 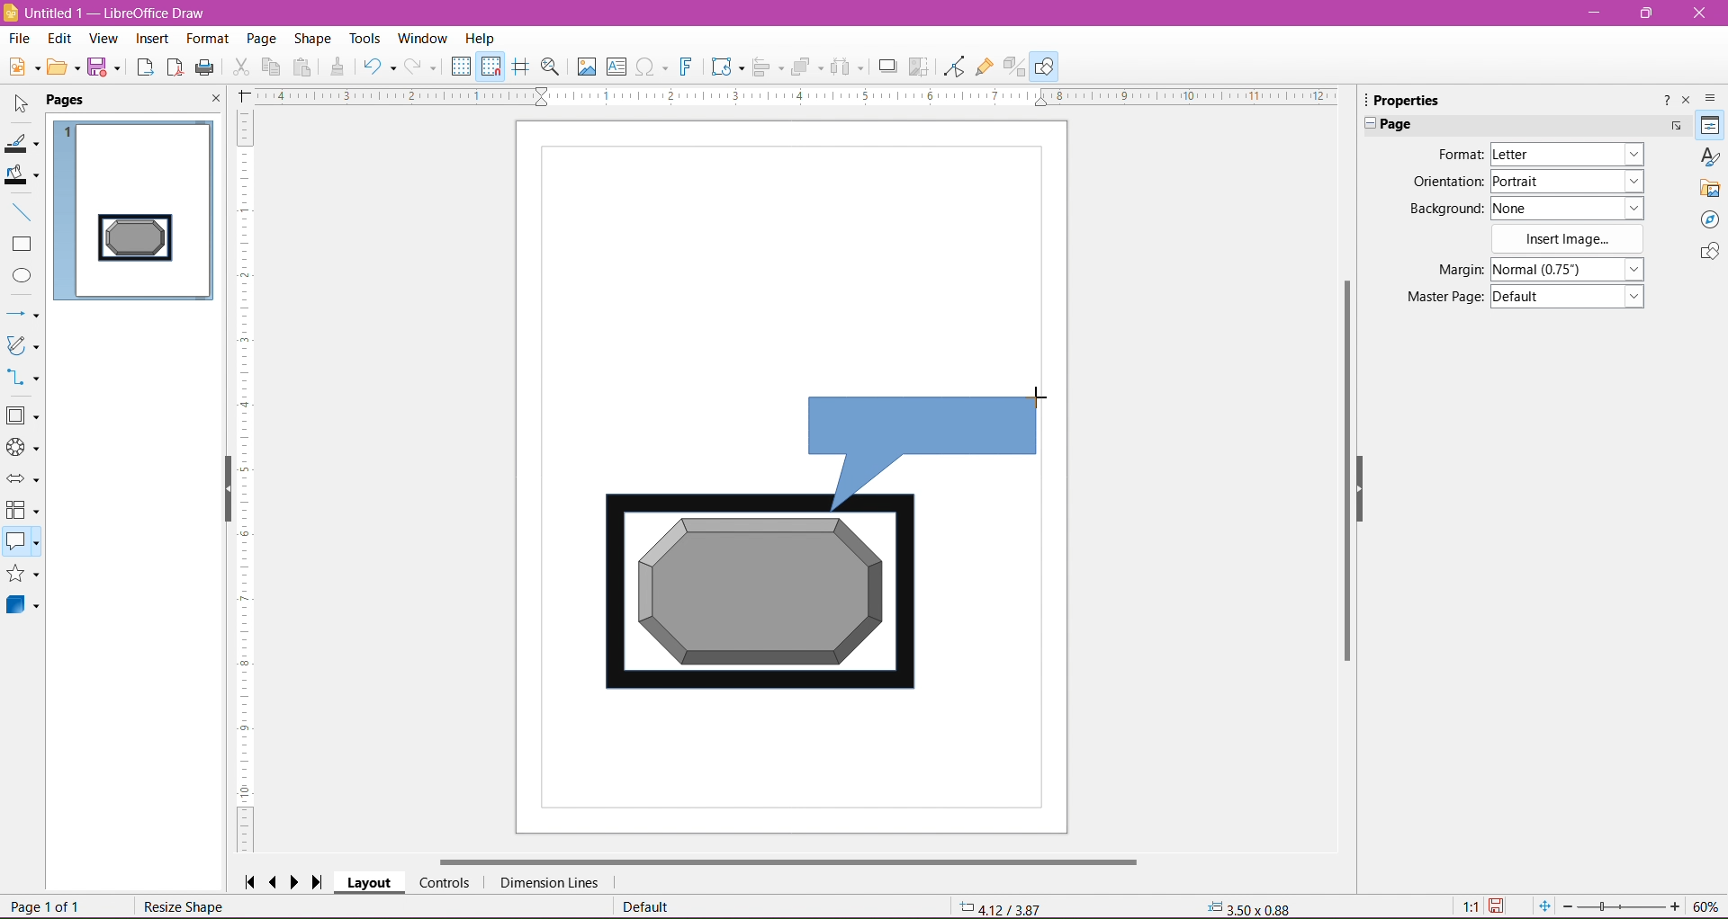 What do you see at coordinates (21, 65) in the screenshot?
I see `New` at bounding box center [21, 65].